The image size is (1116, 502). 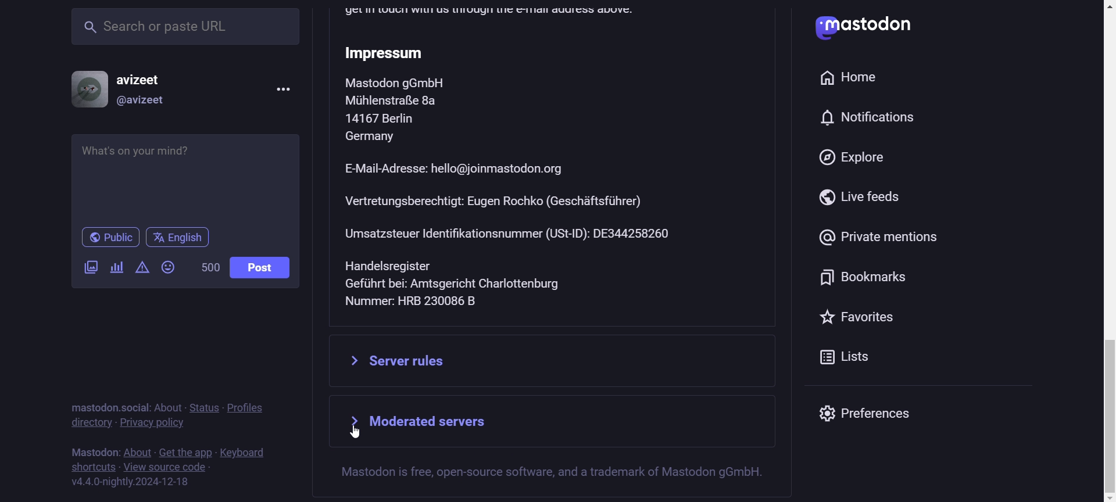 What do you see at coordinates (84, 88) in the screenshot?
I see `display picture` at bounding box center [84, 88].